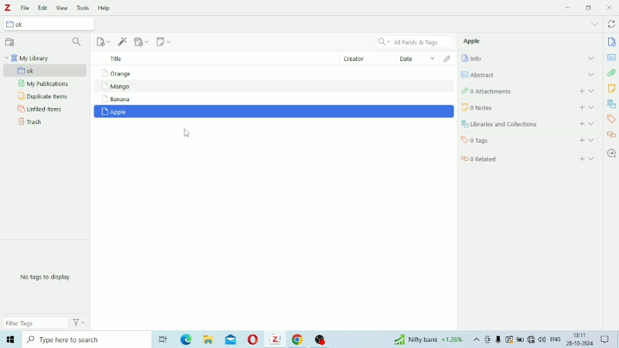 Image resolution: width=619 pixels, height=348 pixels. Describe the element at coordinates (568, 7) in the screenshot. I see `minimize` at that location.